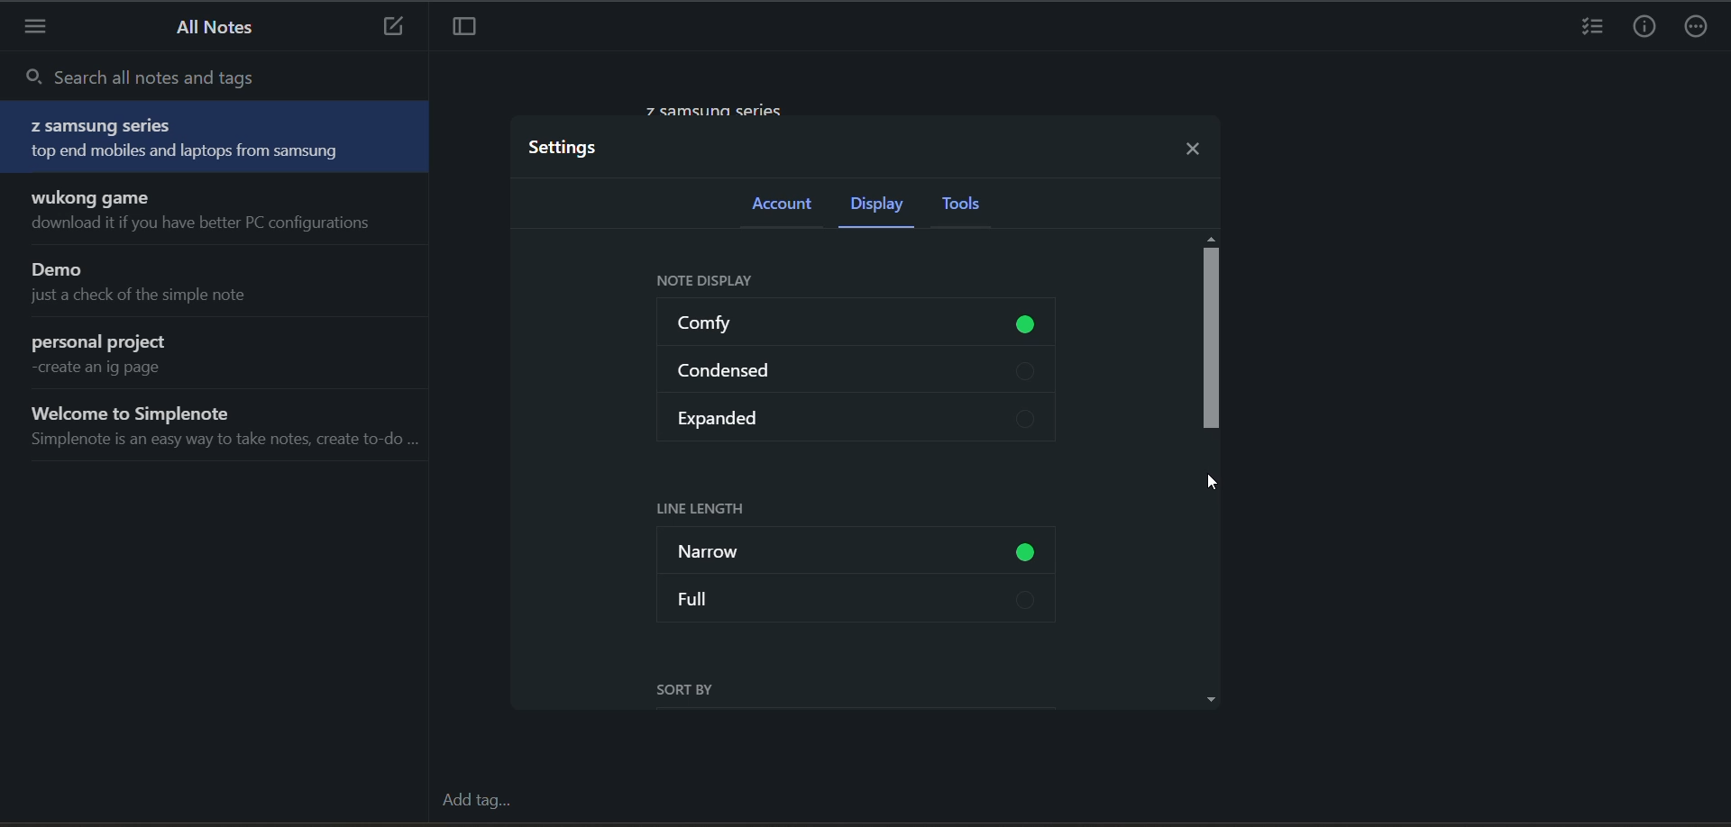  I want to click on cursor, so click(1209, 486).